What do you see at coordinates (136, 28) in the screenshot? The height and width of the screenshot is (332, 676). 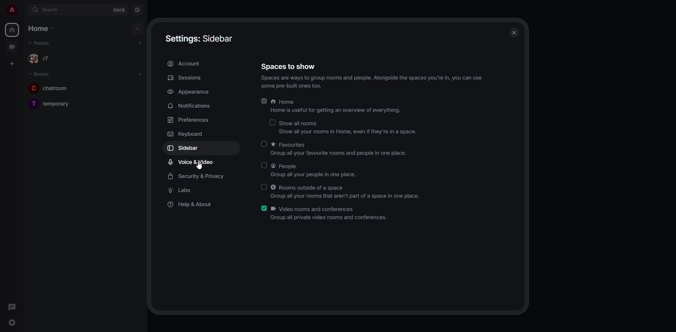 I see `add` at bounding box center [136, 28].